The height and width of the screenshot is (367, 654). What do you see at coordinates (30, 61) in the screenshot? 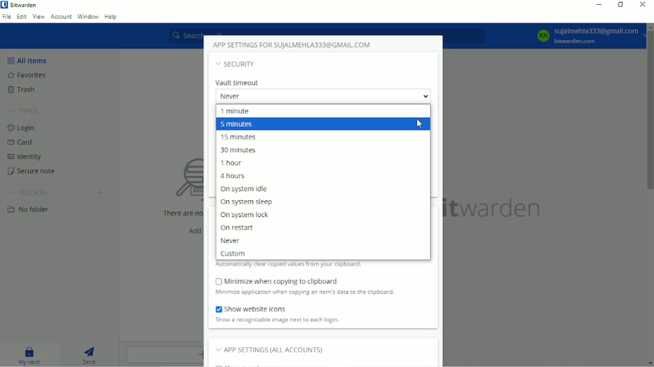
I see `All items` at bounding box center [30, 61].